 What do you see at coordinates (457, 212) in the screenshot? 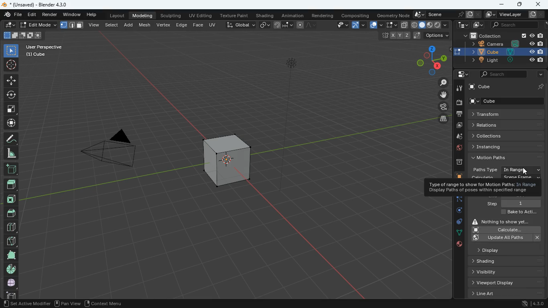
I see `rotate` at bounding box center [457, 212].